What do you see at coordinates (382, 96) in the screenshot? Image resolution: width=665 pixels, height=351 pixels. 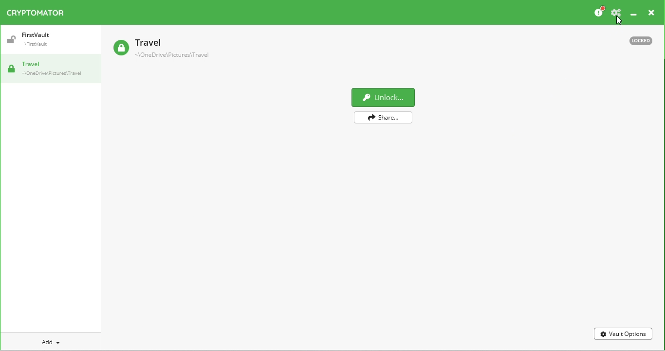 I see `Unlock vault` at bounding box center [382, 96].